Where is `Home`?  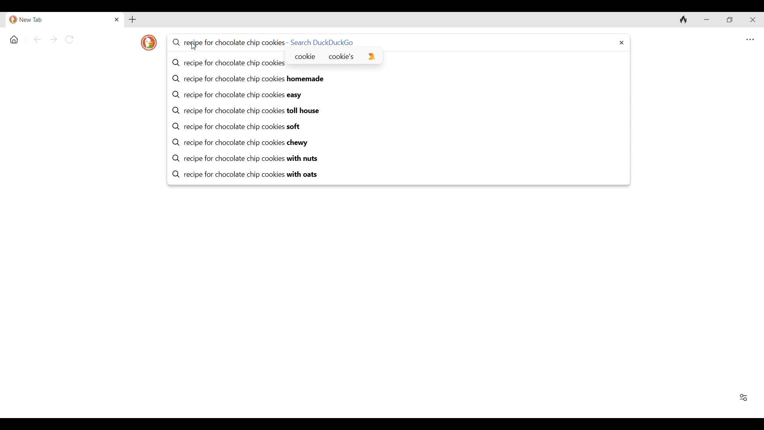 Home is located at coordinates (14, 40).